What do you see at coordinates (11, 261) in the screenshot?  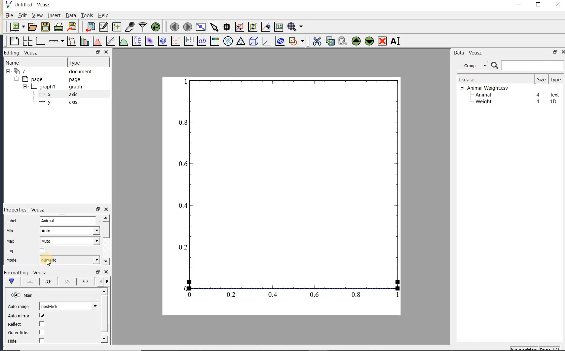 I see `Mode` at bounding box center [11, 261].